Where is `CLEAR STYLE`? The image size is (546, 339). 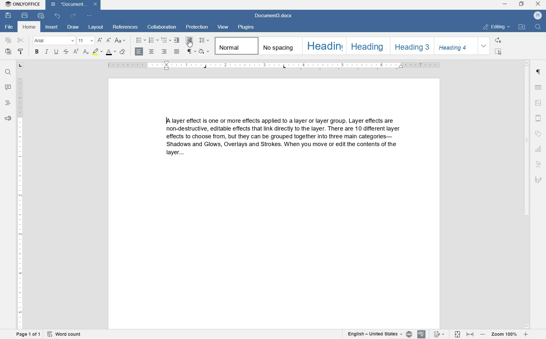
CLEAR STYLE is located at coordinates (123, 52).